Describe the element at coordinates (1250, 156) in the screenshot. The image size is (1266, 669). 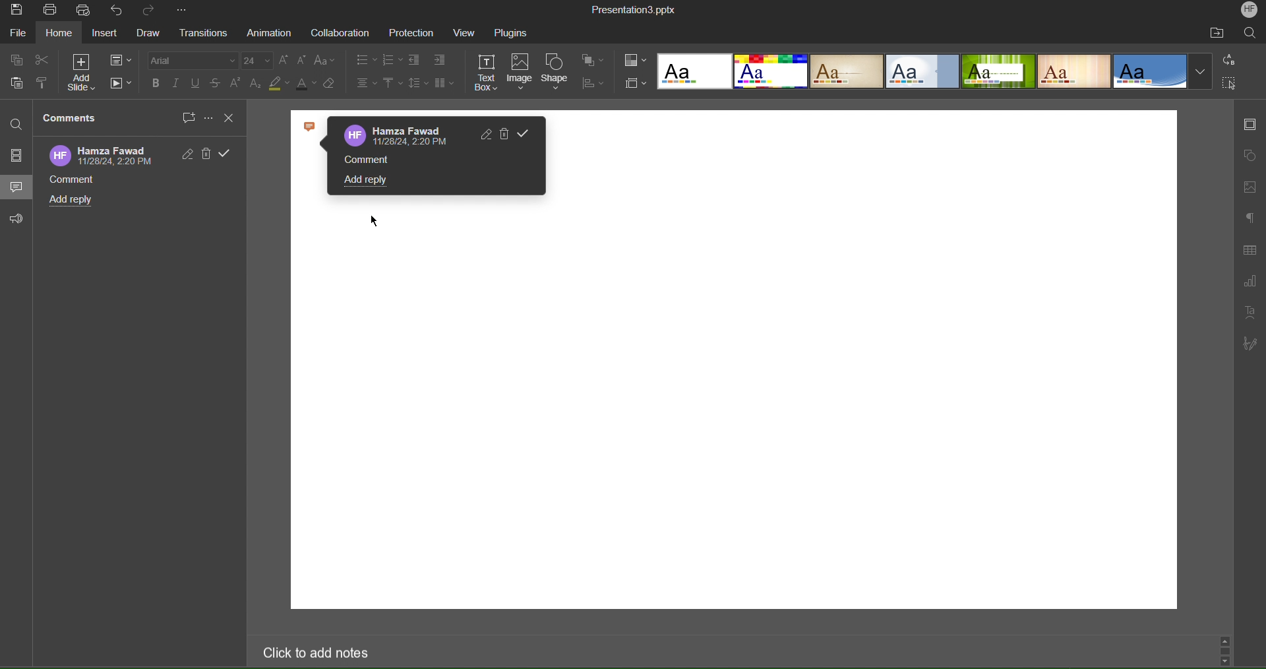
I see `Shape Settings` at that location.